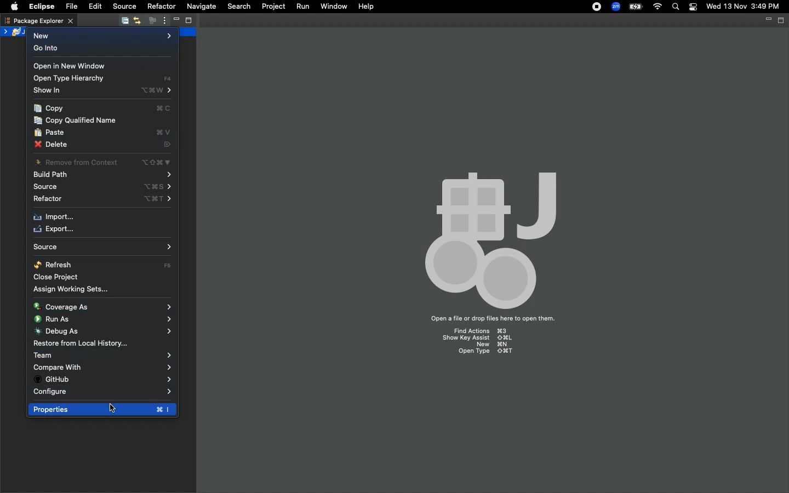  What do you see at coordinates (782, 21) in the screenshot?
I see `Maximize` at bounding box center [782, 21].